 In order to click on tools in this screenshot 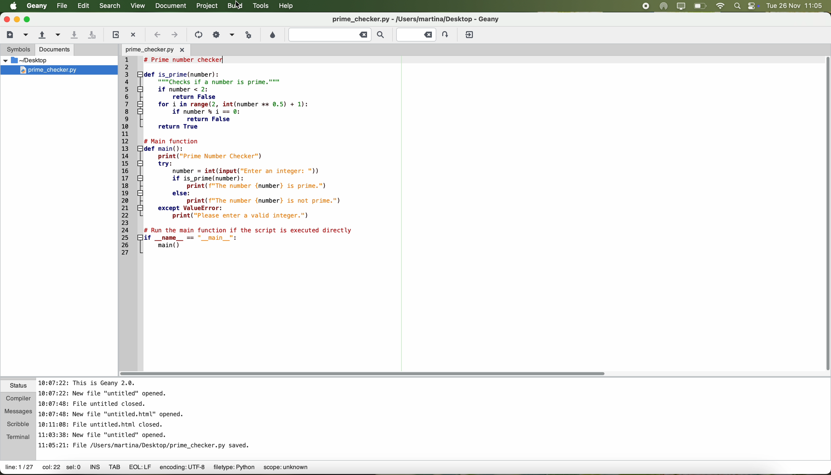, I will do `click(261, 7)`.